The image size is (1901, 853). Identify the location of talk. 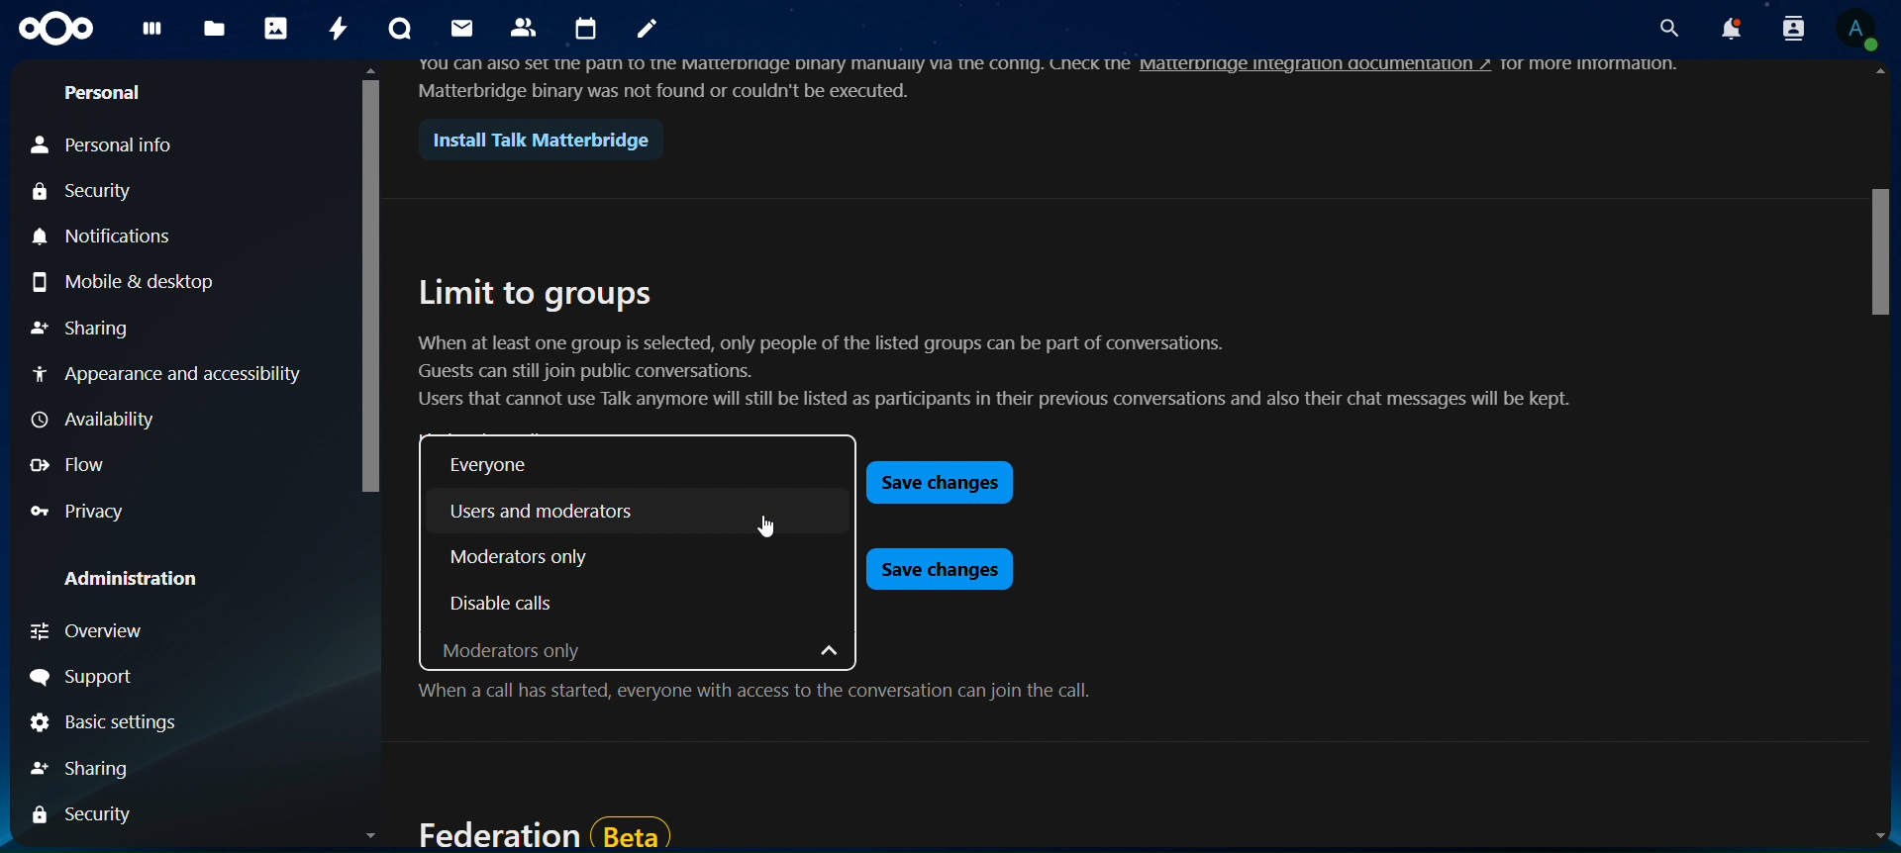
(397, 30).